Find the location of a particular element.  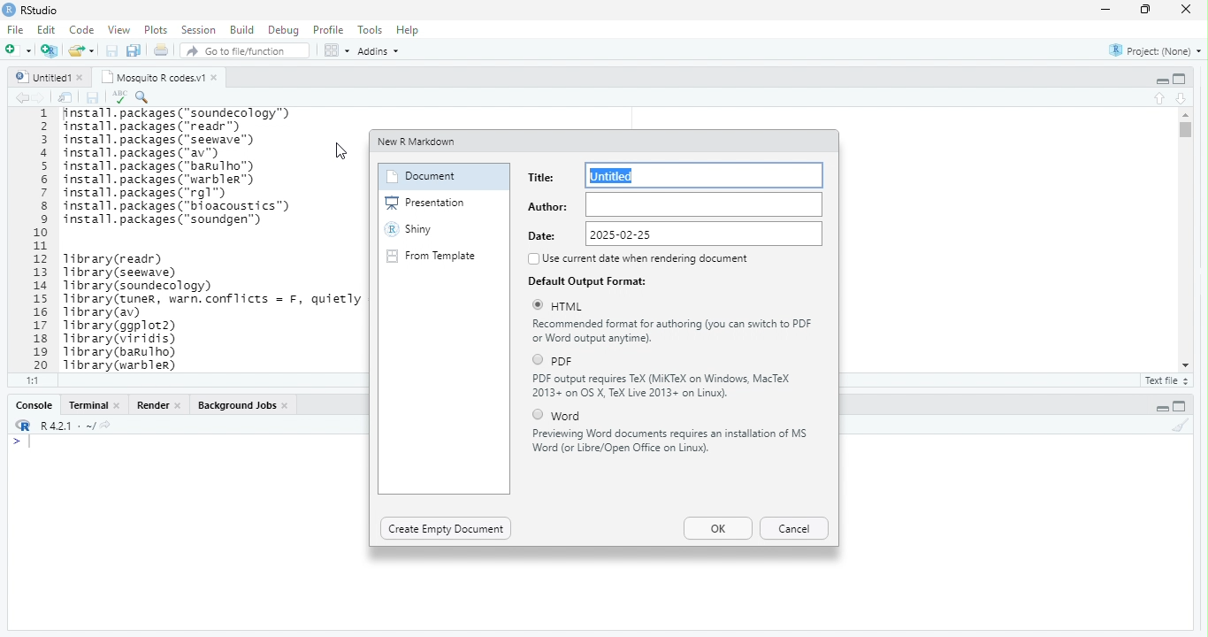

close is located at coordinates (216, 78).